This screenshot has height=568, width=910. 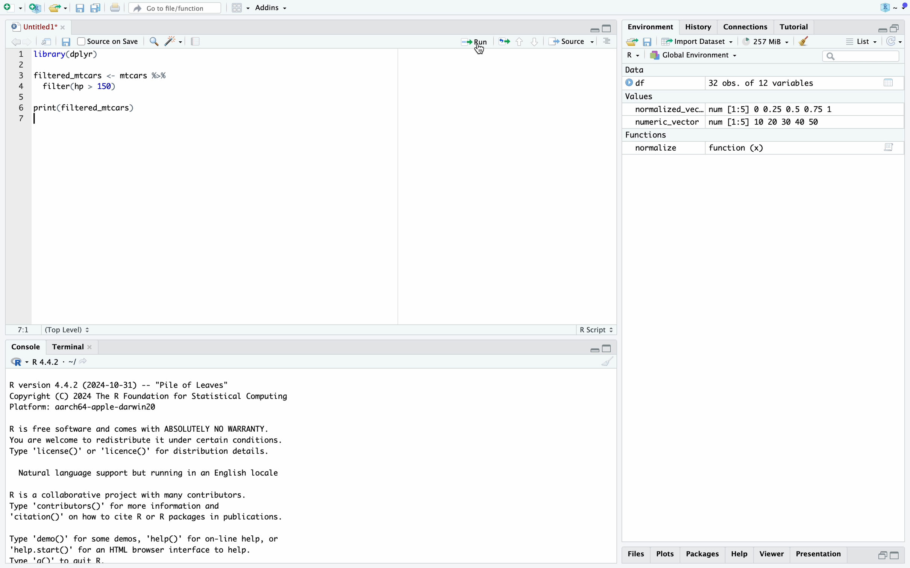 I want to click on save, so click(x=68, y=42).